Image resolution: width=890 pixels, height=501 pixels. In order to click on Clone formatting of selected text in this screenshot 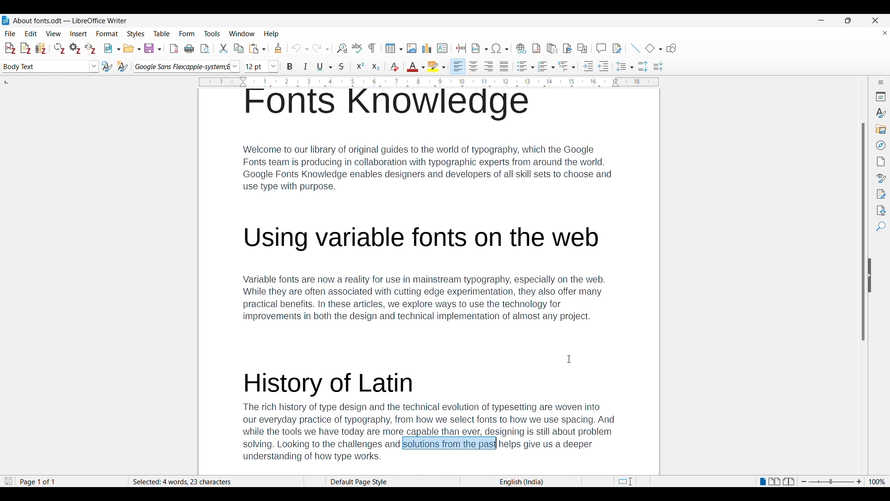, I will do `click(278, 48)`.